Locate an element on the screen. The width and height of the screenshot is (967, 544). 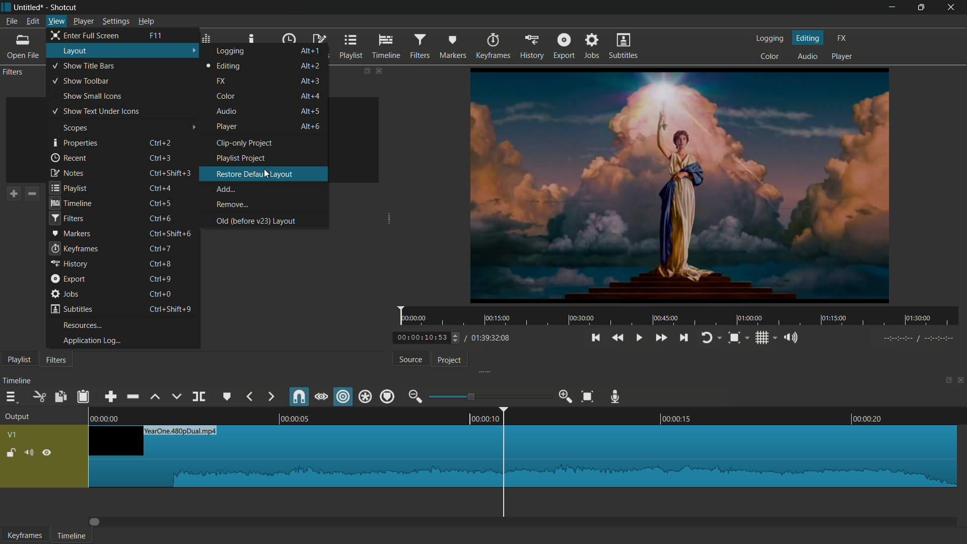
keyboard shortcut is located at coordinates (310, 111).